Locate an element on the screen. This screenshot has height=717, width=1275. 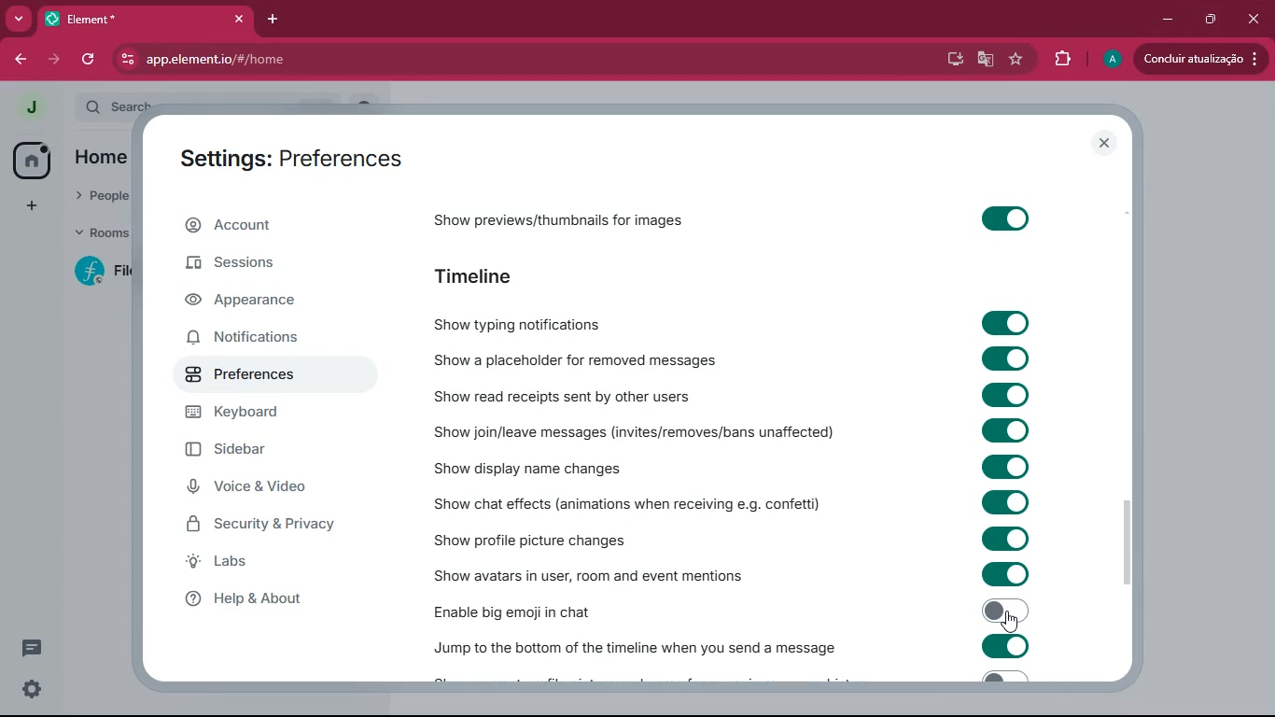
element* is located at coordinates (106, 18).